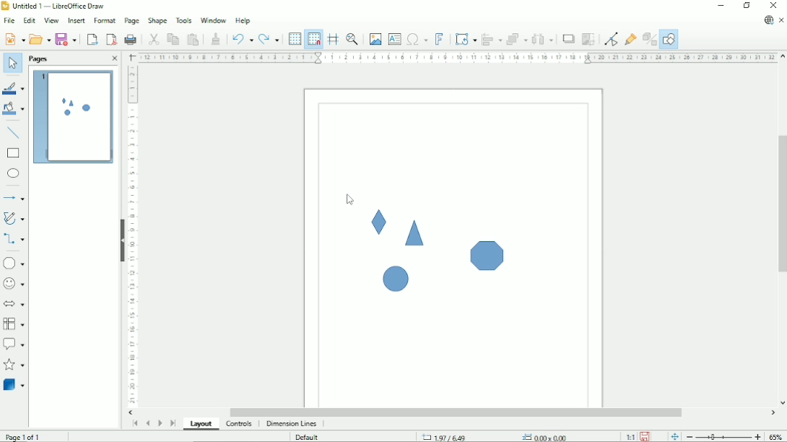 The image size is (787, 442). What do you see at coordinates (566, 38) in the screenshot?
I see `Shadow` at bounding box center [566, 38].